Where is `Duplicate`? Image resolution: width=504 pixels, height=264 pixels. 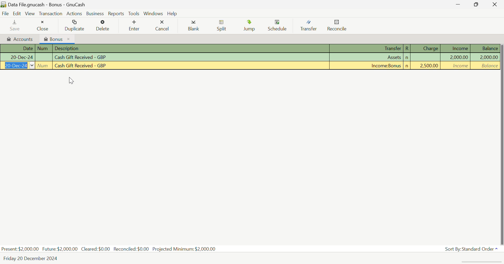 Duplicate is located at coordinates (75, 25).